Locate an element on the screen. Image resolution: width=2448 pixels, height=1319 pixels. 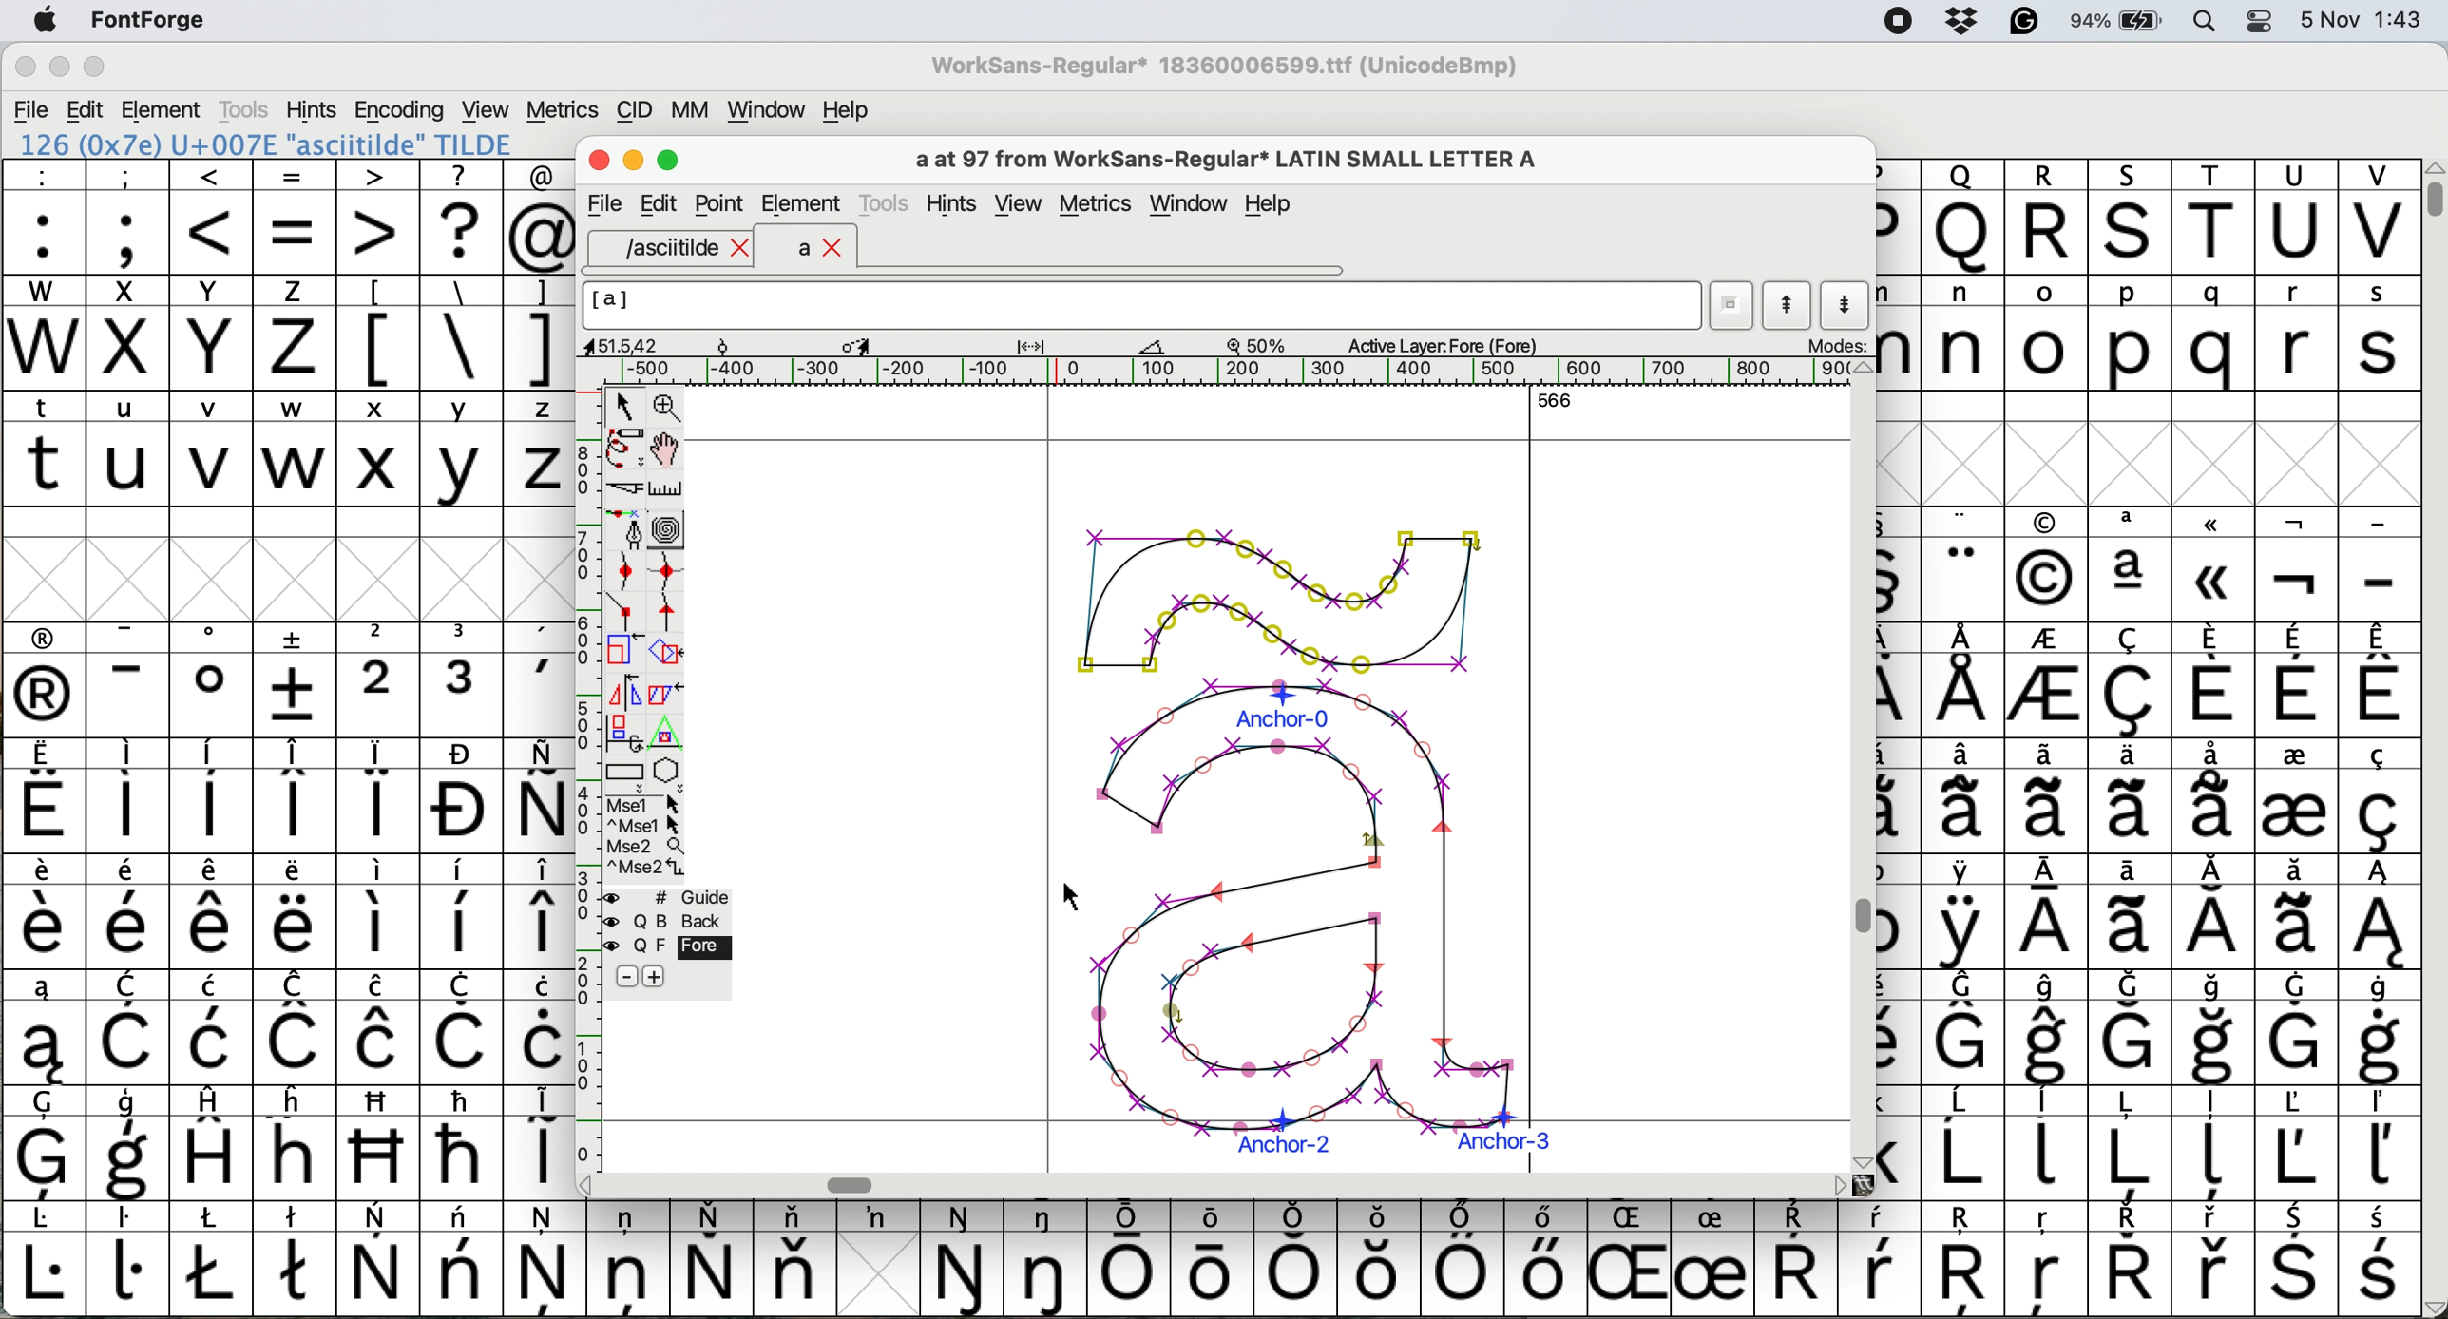
n is located at coordinates (1962, 332).